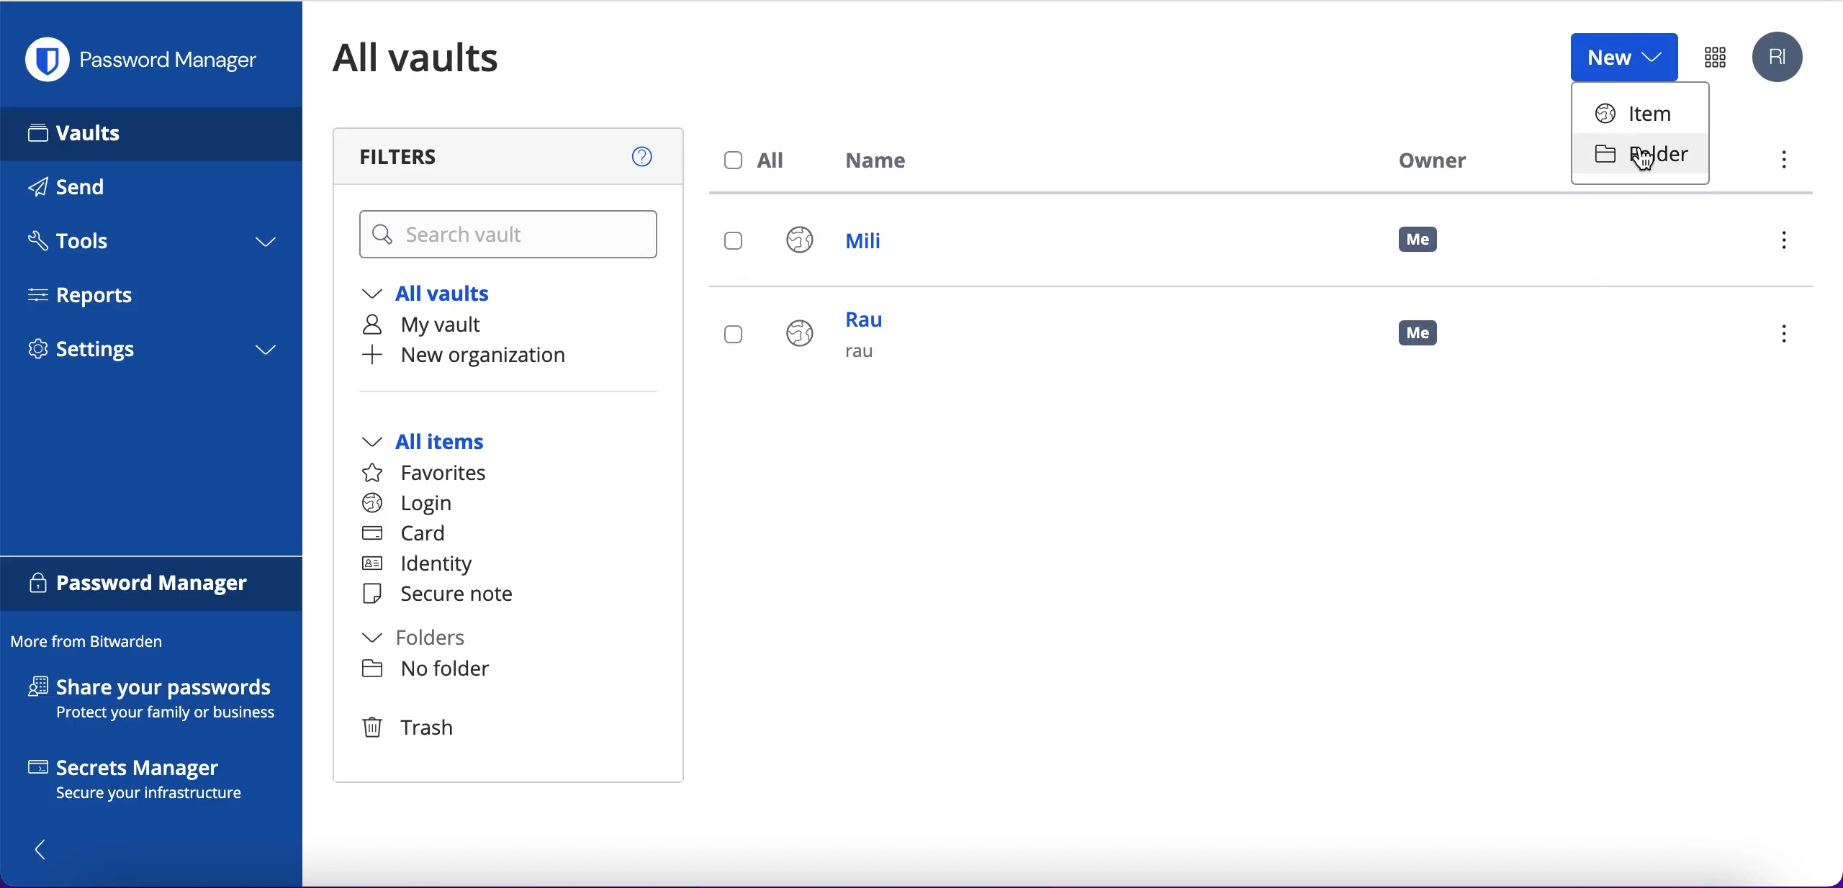 Image resolution: width=1843 pixels, height=888 pixels. Describe the element at coordinates (1428, 160) in the screenshot. I see `owner` at that location.